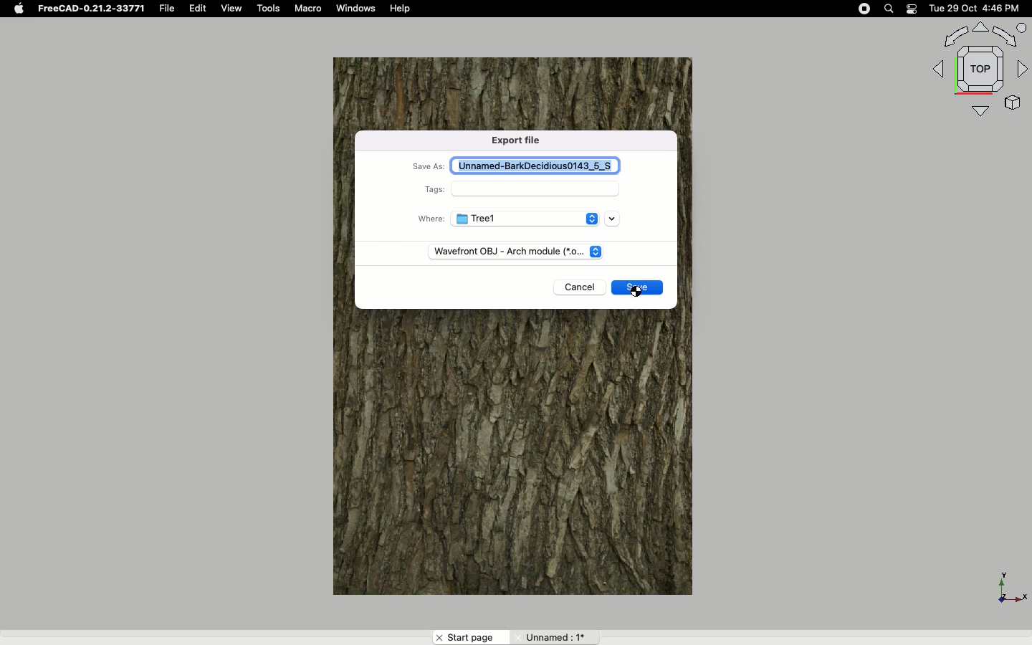  I want to click on Save as, so click(429, 168).